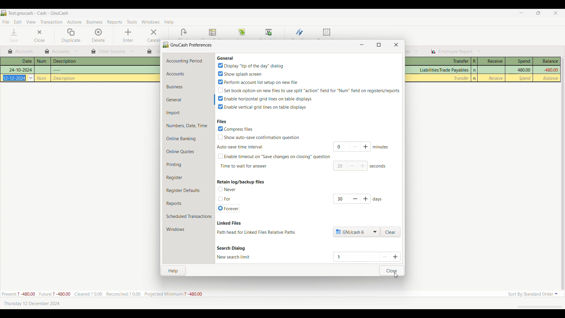  I want to click on Balance column, so click(550, 70).